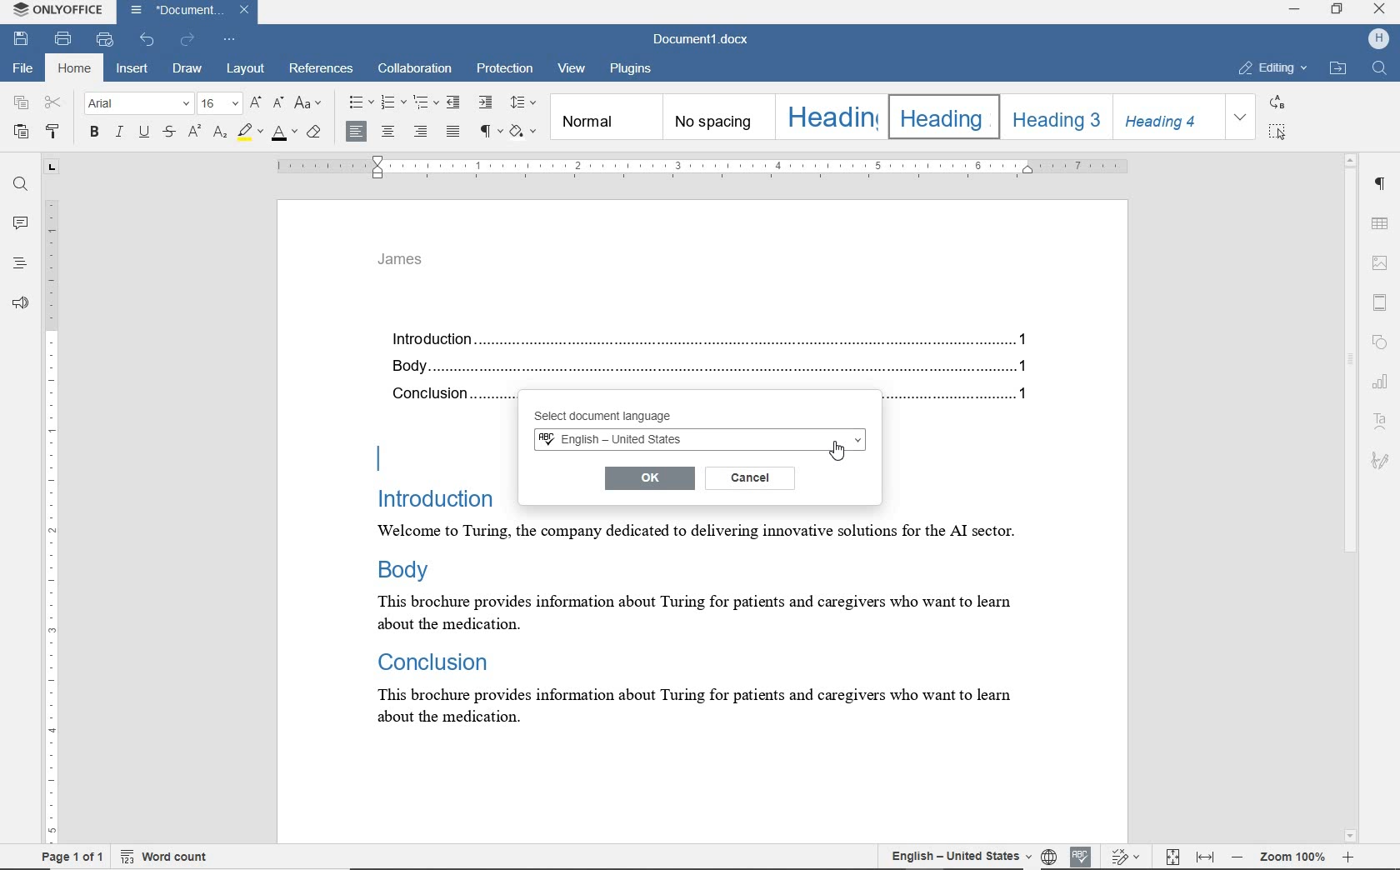  Describe the element at coordinates (455, 102) in the screenshot. I see `decrease indent` at that location.